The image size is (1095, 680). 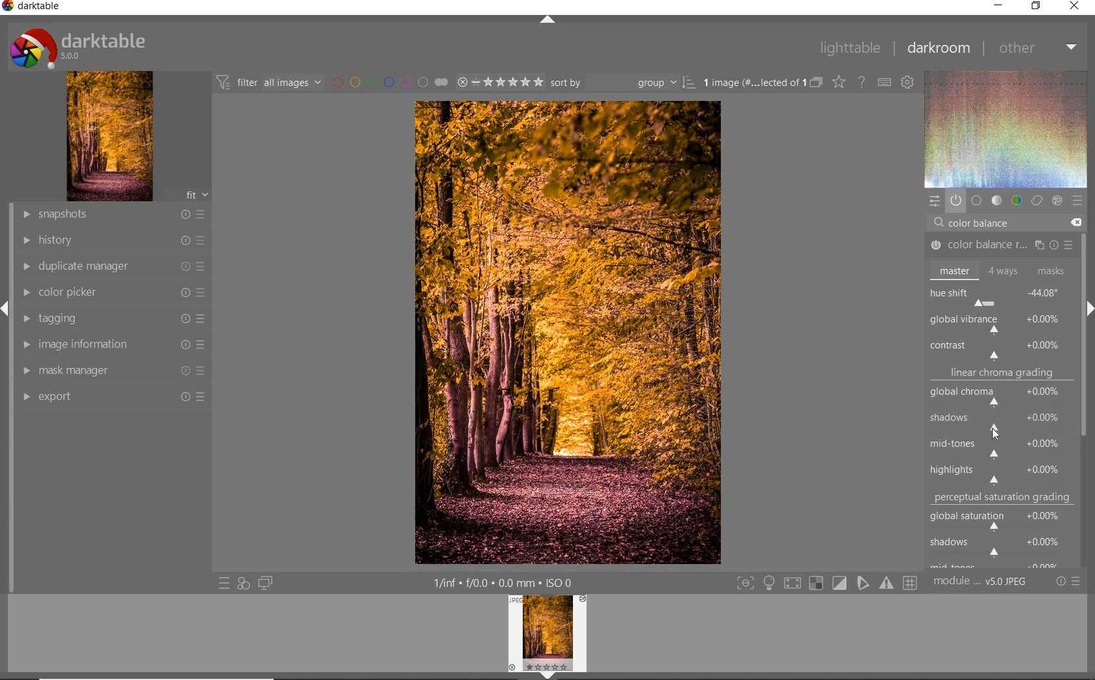 What do you see at coordinates (1077, 200) in the screenshot?
I see `preset` at bounding box center [1077, 200].